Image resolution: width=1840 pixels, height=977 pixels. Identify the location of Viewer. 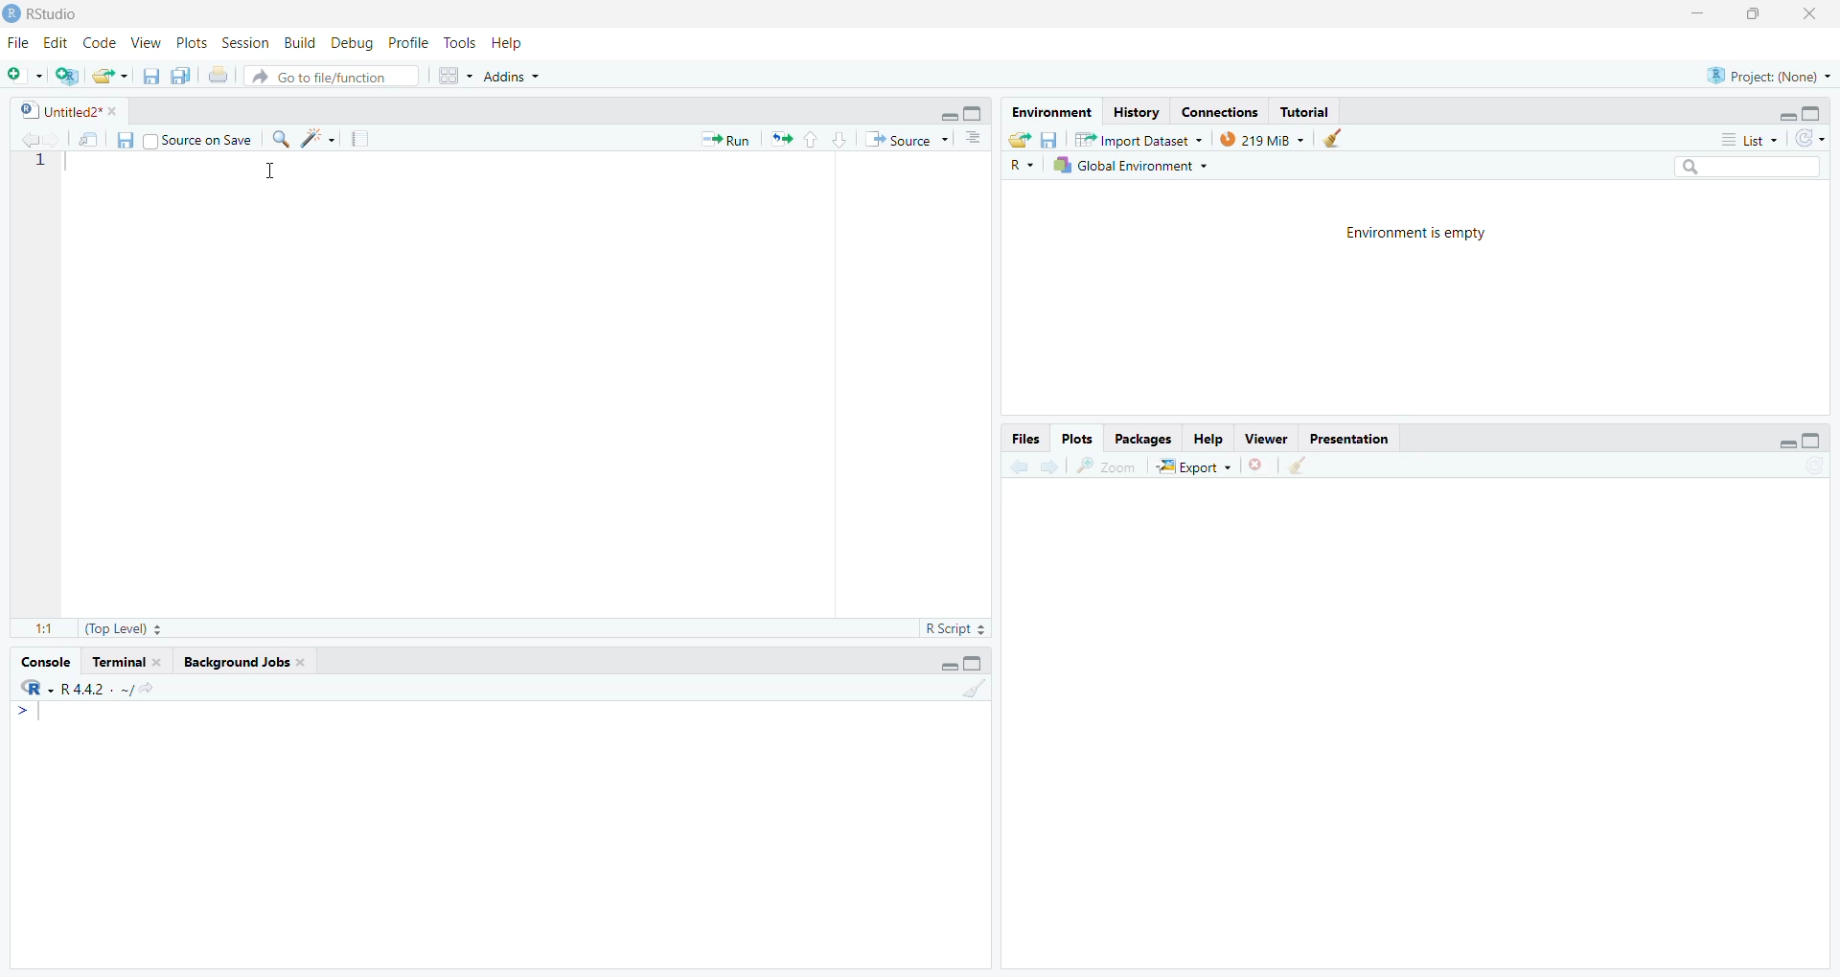
(1265, 439).